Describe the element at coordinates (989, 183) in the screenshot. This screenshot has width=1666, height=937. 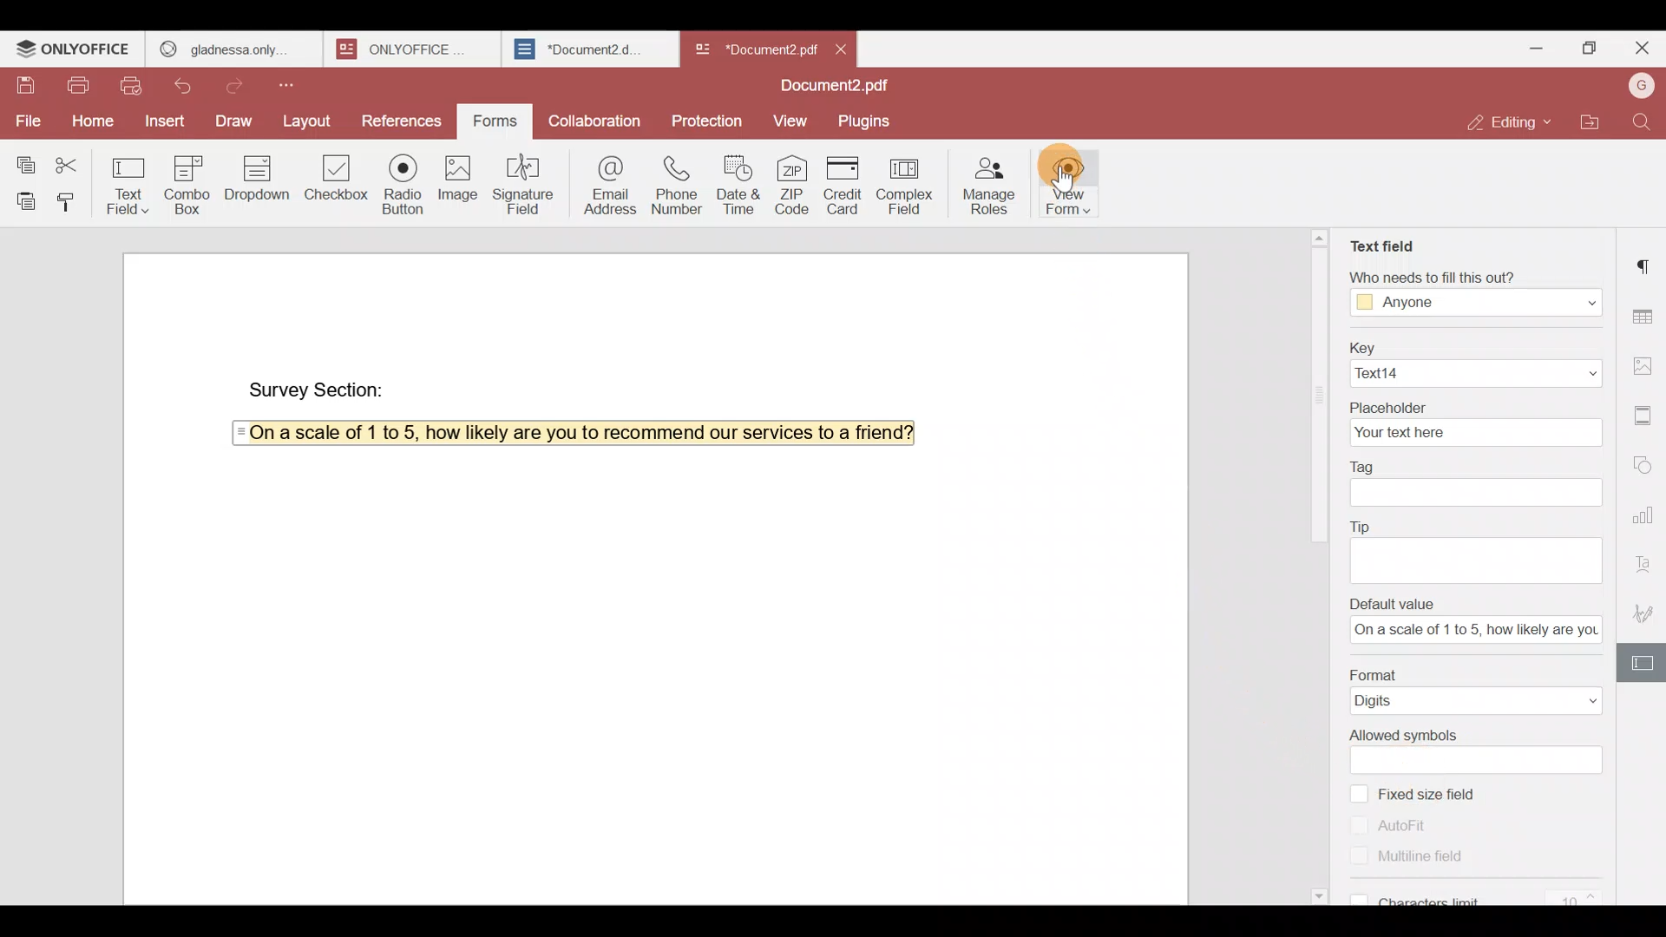
I see `Manage roles` at that location.